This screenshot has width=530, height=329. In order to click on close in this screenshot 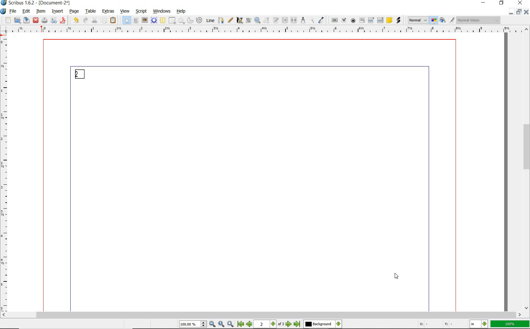, I will do `click(520, 3)`.